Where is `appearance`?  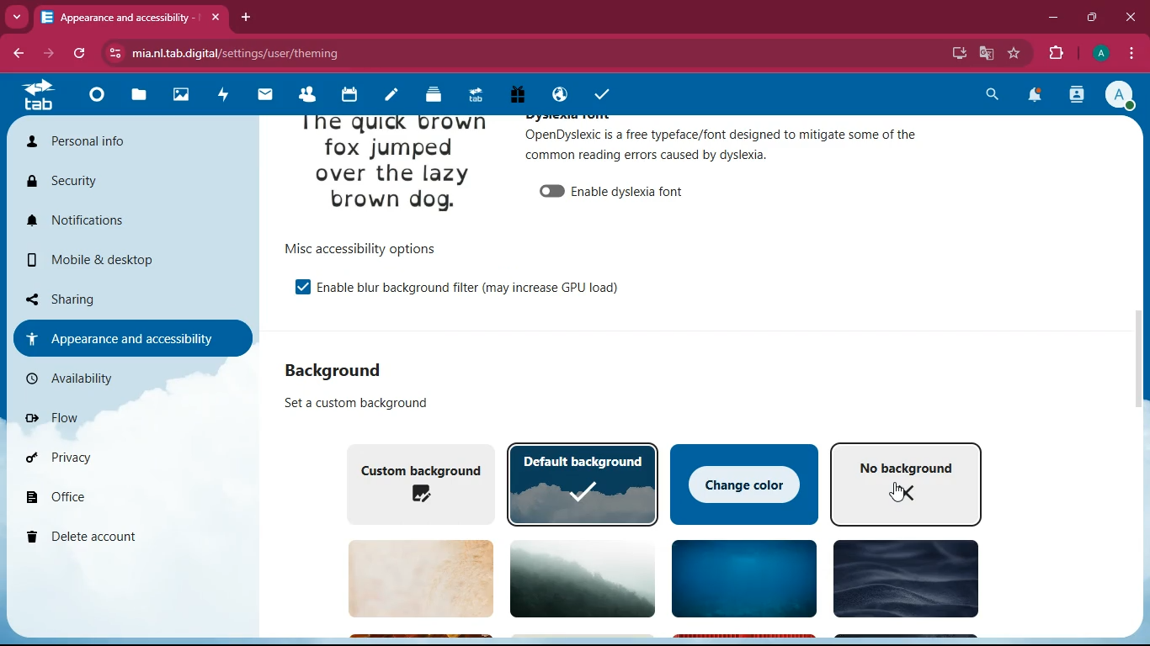 appearance is located at coordinates (130, 337).